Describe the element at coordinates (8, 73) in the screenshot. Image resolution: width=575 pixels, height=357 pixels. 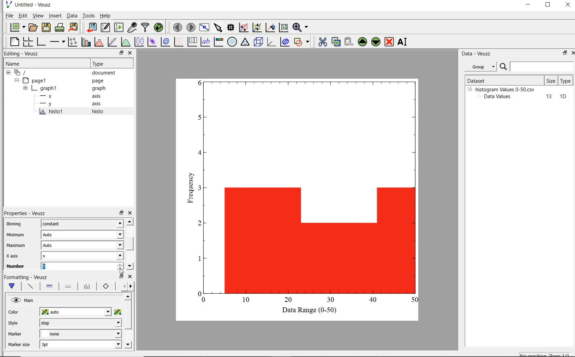
I see `hide` at that location.